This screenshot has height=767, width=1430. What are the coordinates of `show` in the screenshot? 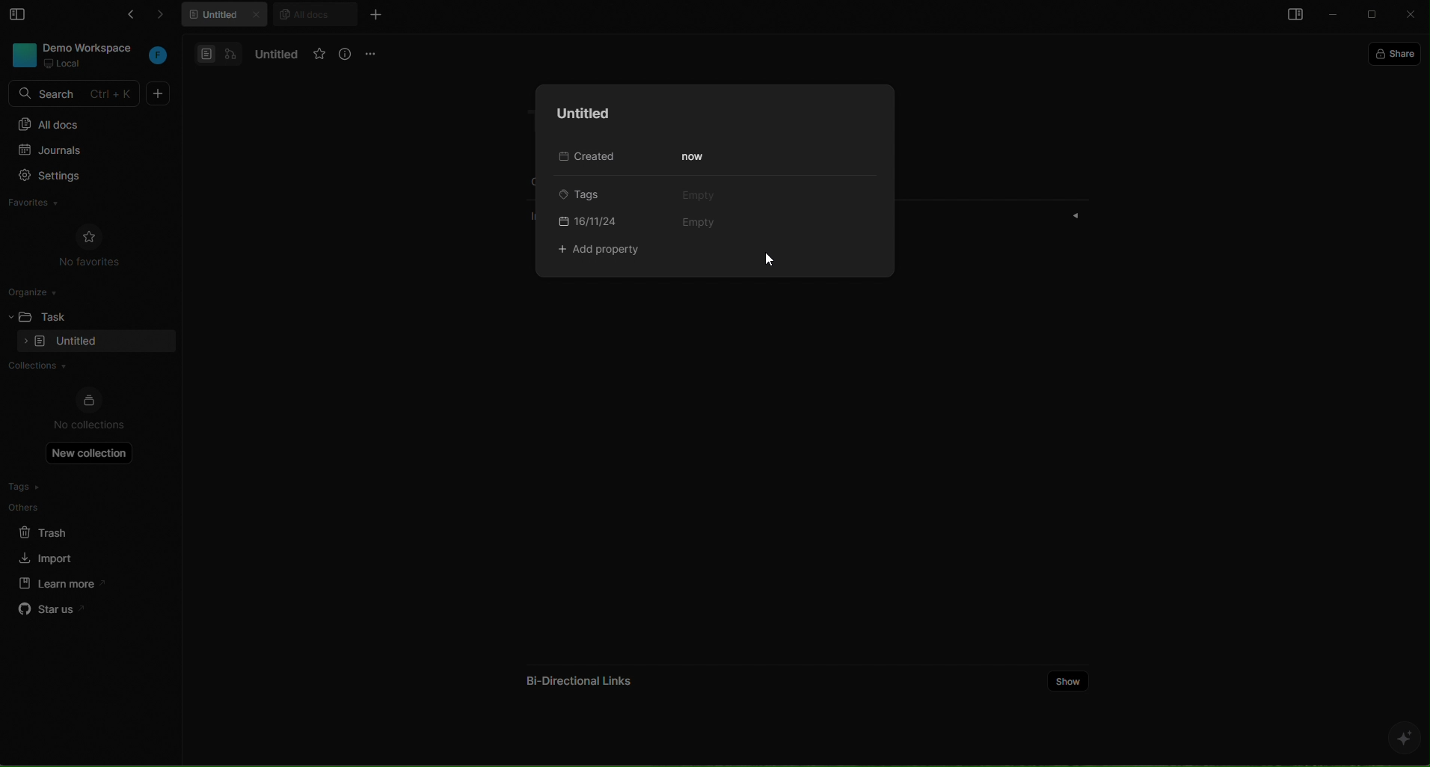 It's located at (1069, 680).